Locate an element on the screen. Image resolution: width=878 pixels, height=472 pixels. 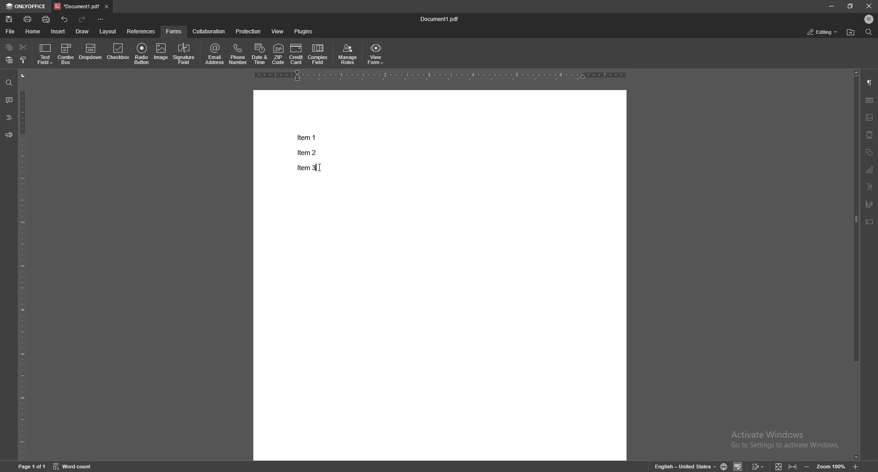
tab is located at coordinates (77, 6).